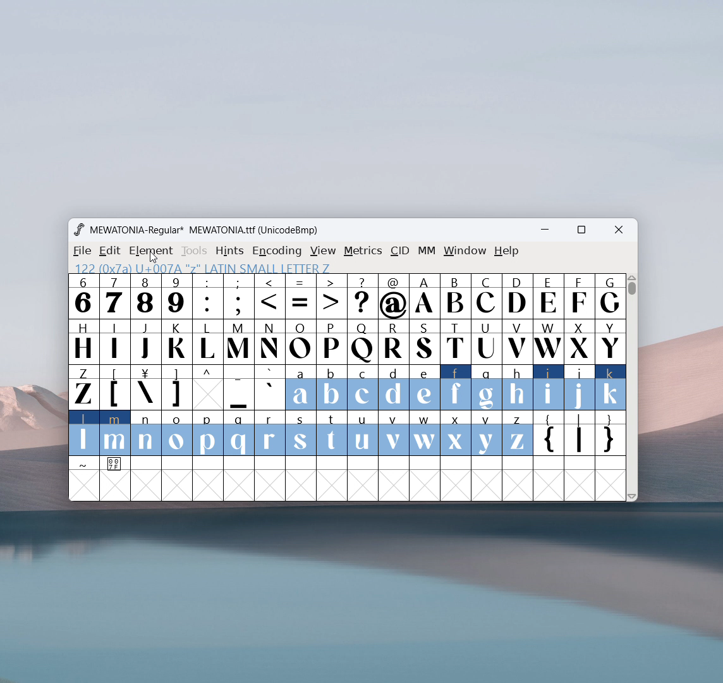  I want to click on X, so click(580, 341).